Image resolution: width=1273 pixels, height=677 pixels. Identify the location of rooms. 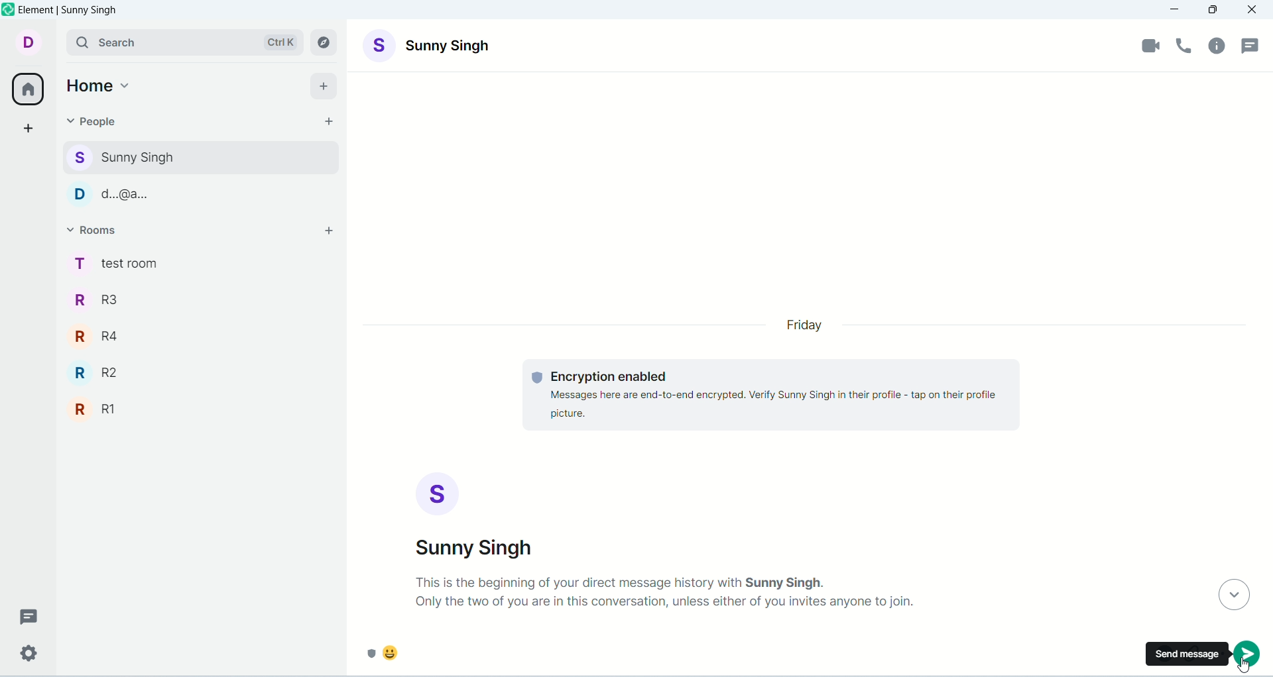
(97, 230).